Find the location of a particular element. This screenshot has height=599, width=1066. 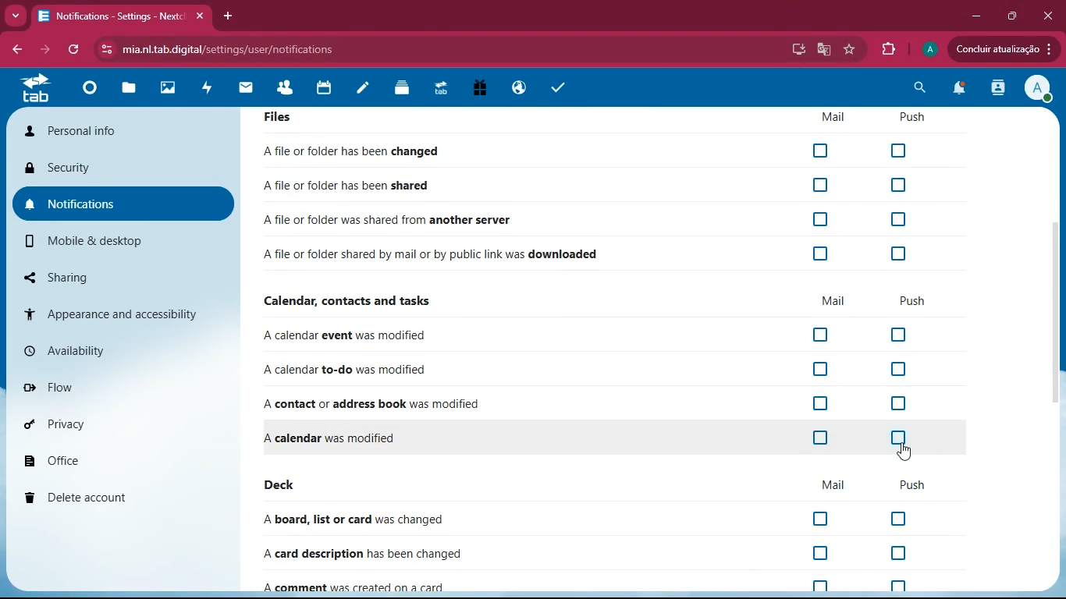

layers is located at coordinates (405, 88).